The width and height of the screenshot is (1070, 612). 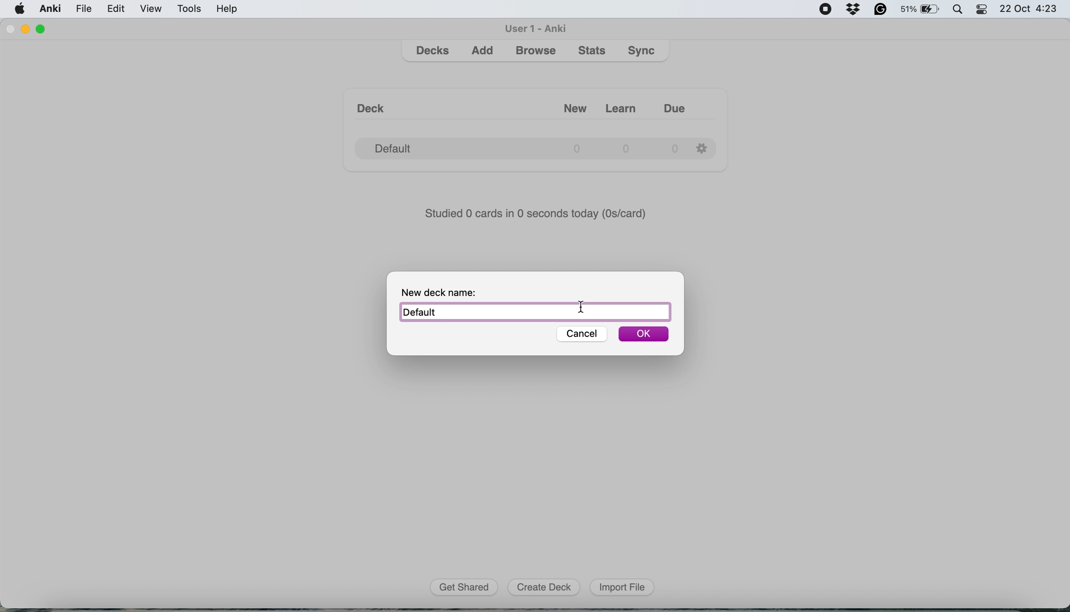 I want to click on add, so click(x=485, y=53).